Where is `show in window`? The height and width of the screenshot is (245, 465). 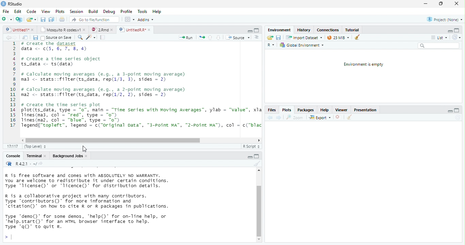 show in window is located at coordinates (26, 37).